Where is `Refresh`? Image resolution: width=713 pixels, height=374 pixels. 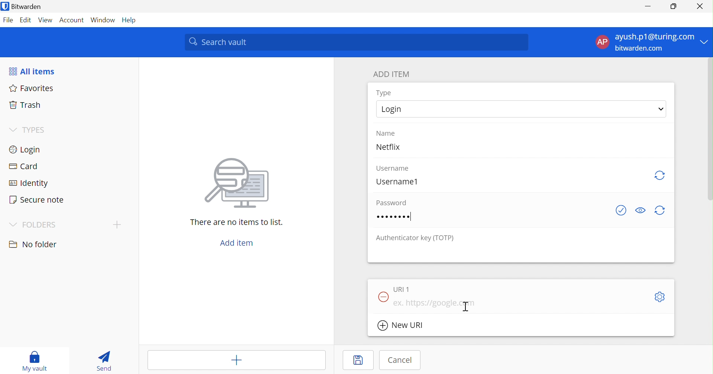 Refresh is located at coordinates (661, 176).